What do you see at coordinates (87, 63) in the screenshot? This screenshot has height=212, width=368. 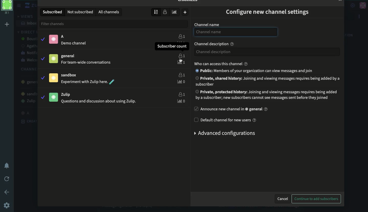 I see `For team-wide conversations` at bounding box center [87, 63].